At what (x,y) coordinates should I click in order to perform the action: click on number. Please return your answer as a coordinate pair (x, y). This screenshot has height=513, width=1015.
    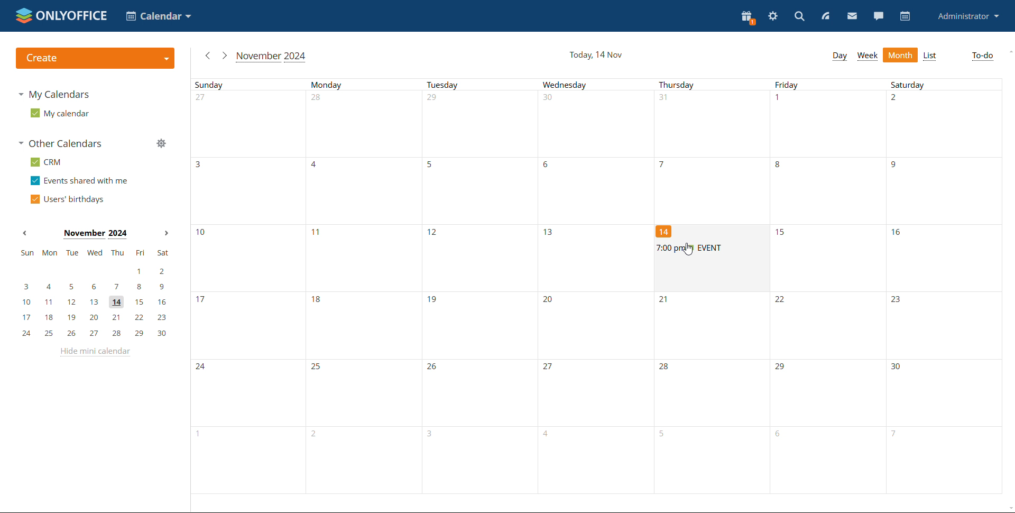
    Looking at the image, I should click on (667, 369).